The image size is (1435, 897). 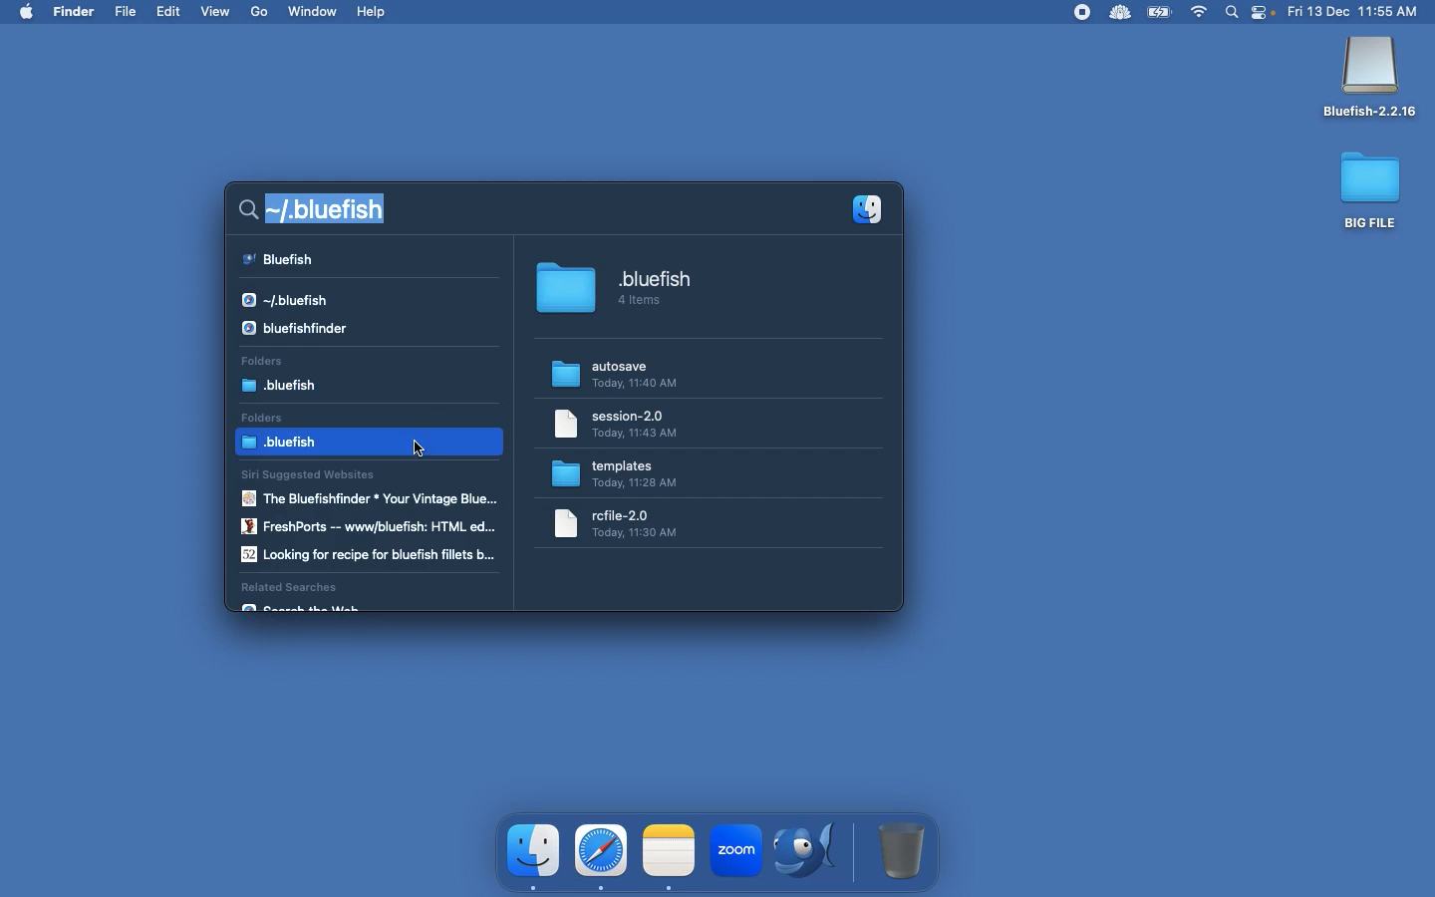 What do you see at coordinates (295, 361) in the screenshot?
I see `Folders ` at bounding box center [295, 361].